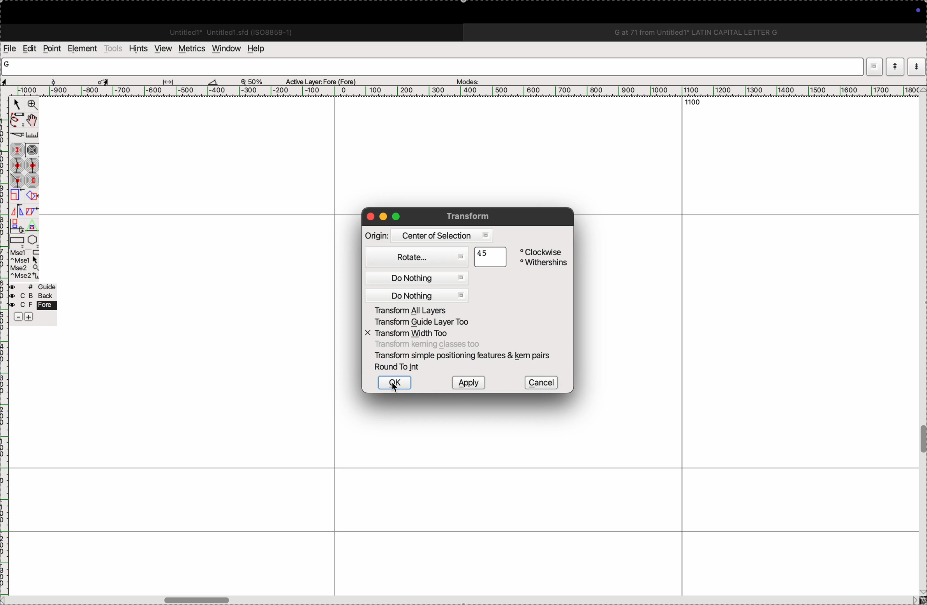  Describe the element at coordinates (491, 258) in the screenshot. I see `45` at that location.